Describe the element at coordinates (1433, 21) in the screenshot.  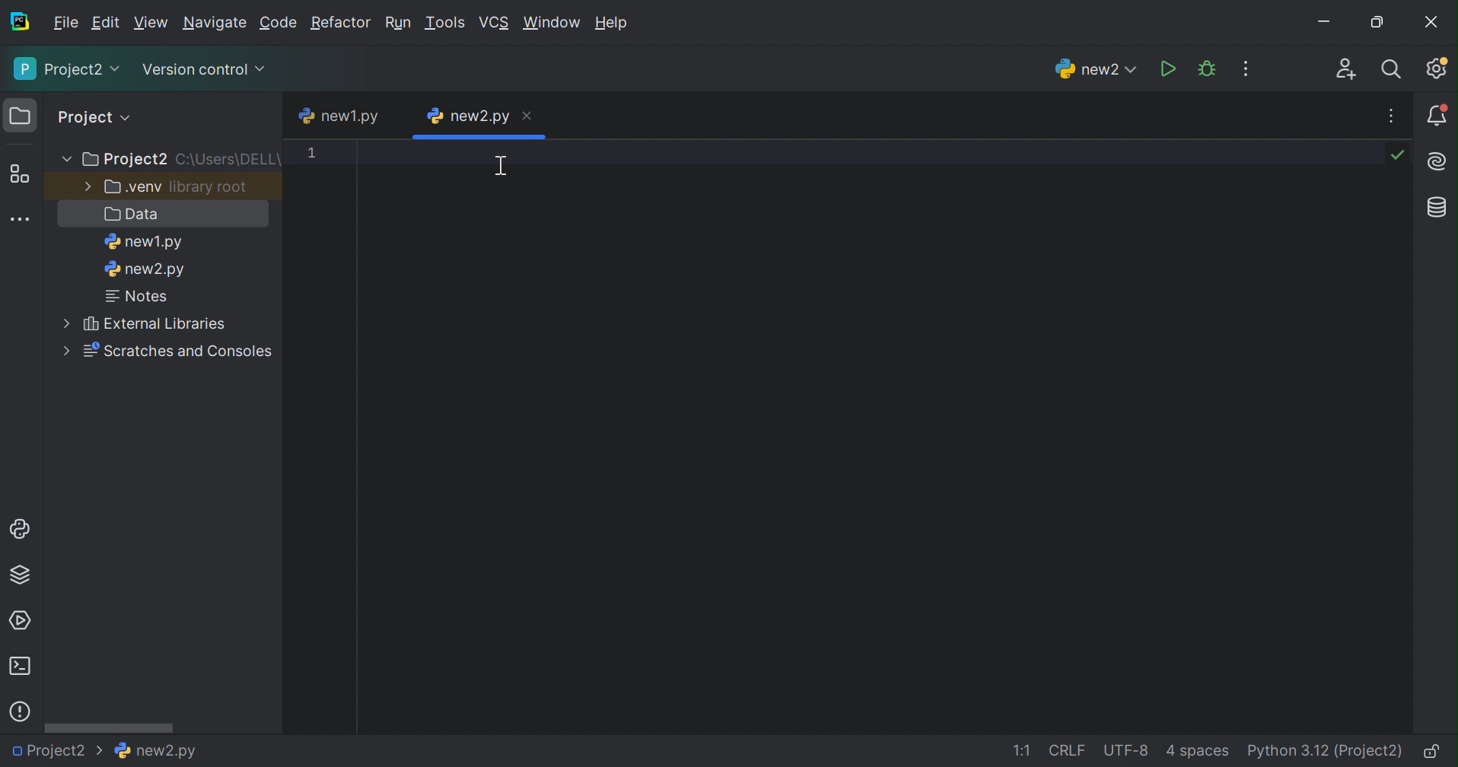
I see `Close` at that location.